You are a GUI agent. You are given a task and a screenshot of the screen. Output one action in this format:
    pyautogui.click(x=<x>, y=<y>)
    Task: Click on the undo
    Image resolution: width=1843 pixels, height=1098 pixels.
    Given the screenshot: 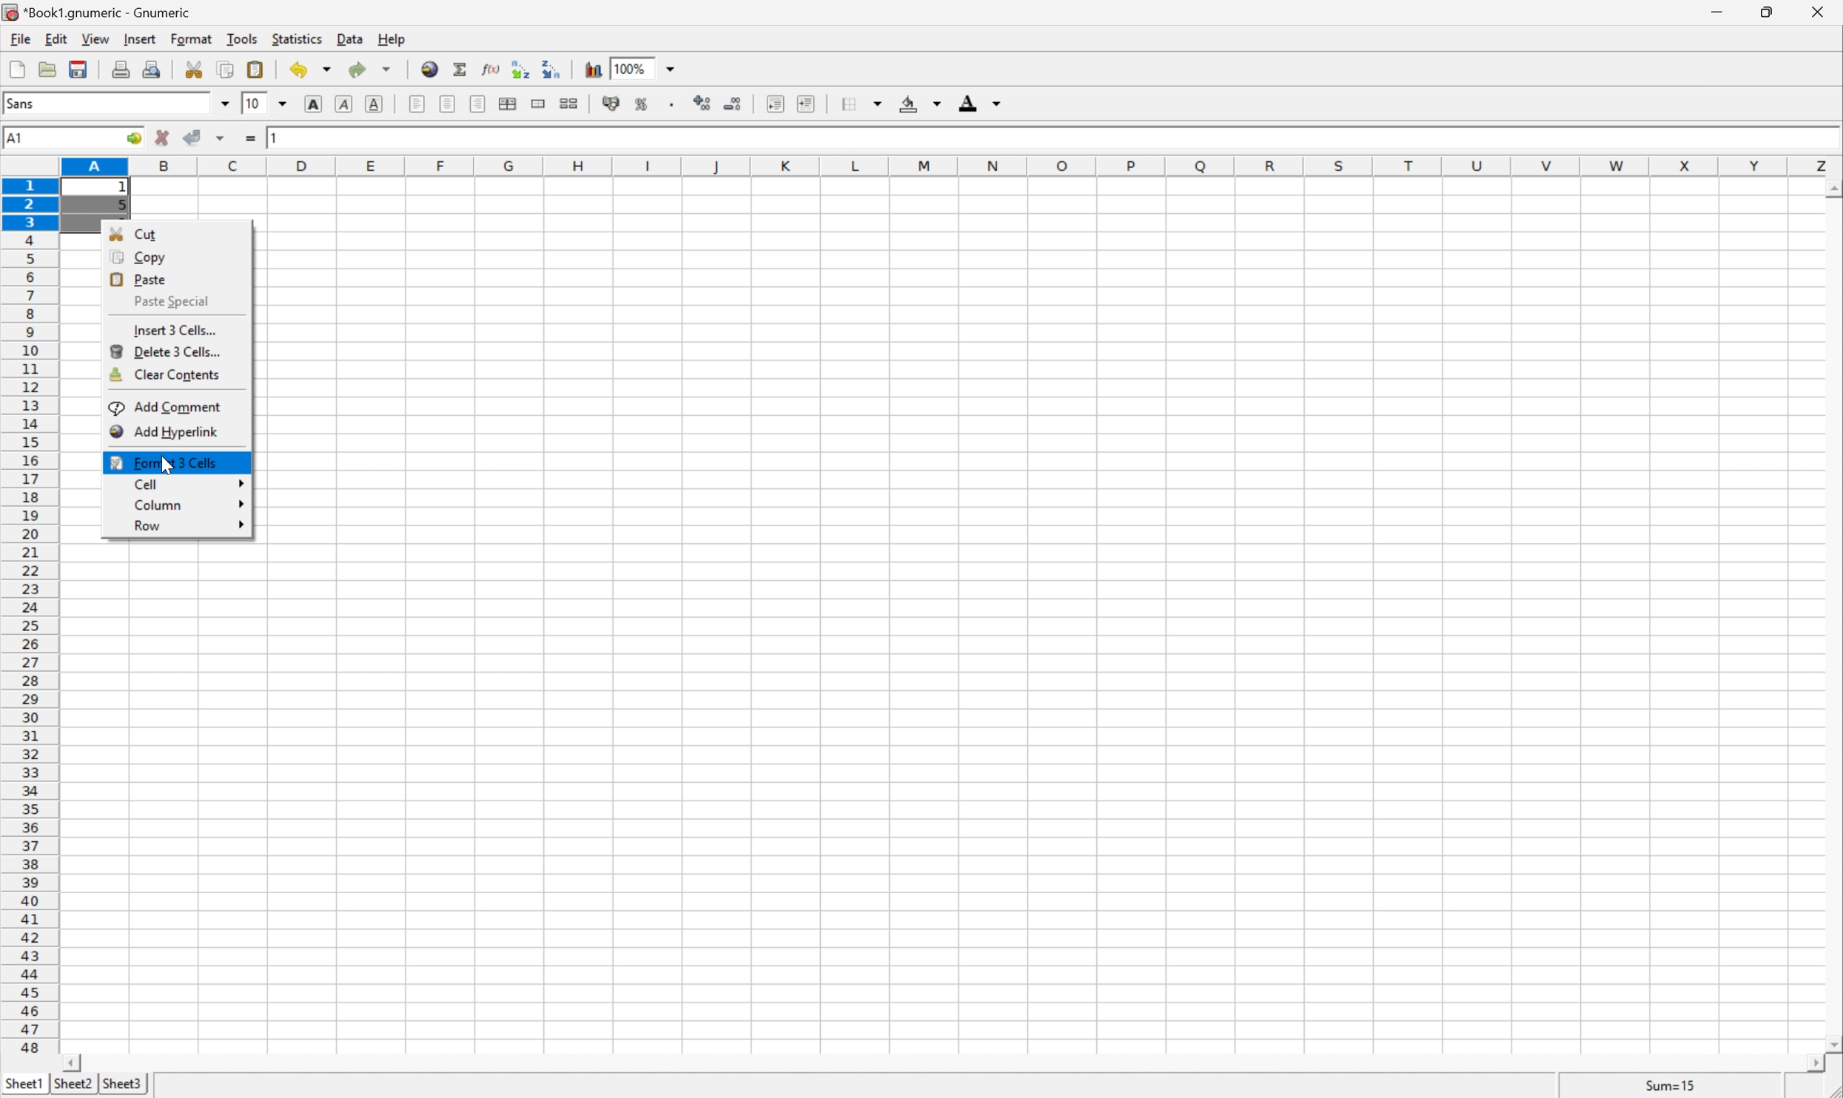 What is the action you would take?
    pyautogui.click(x=312, y=73)
    